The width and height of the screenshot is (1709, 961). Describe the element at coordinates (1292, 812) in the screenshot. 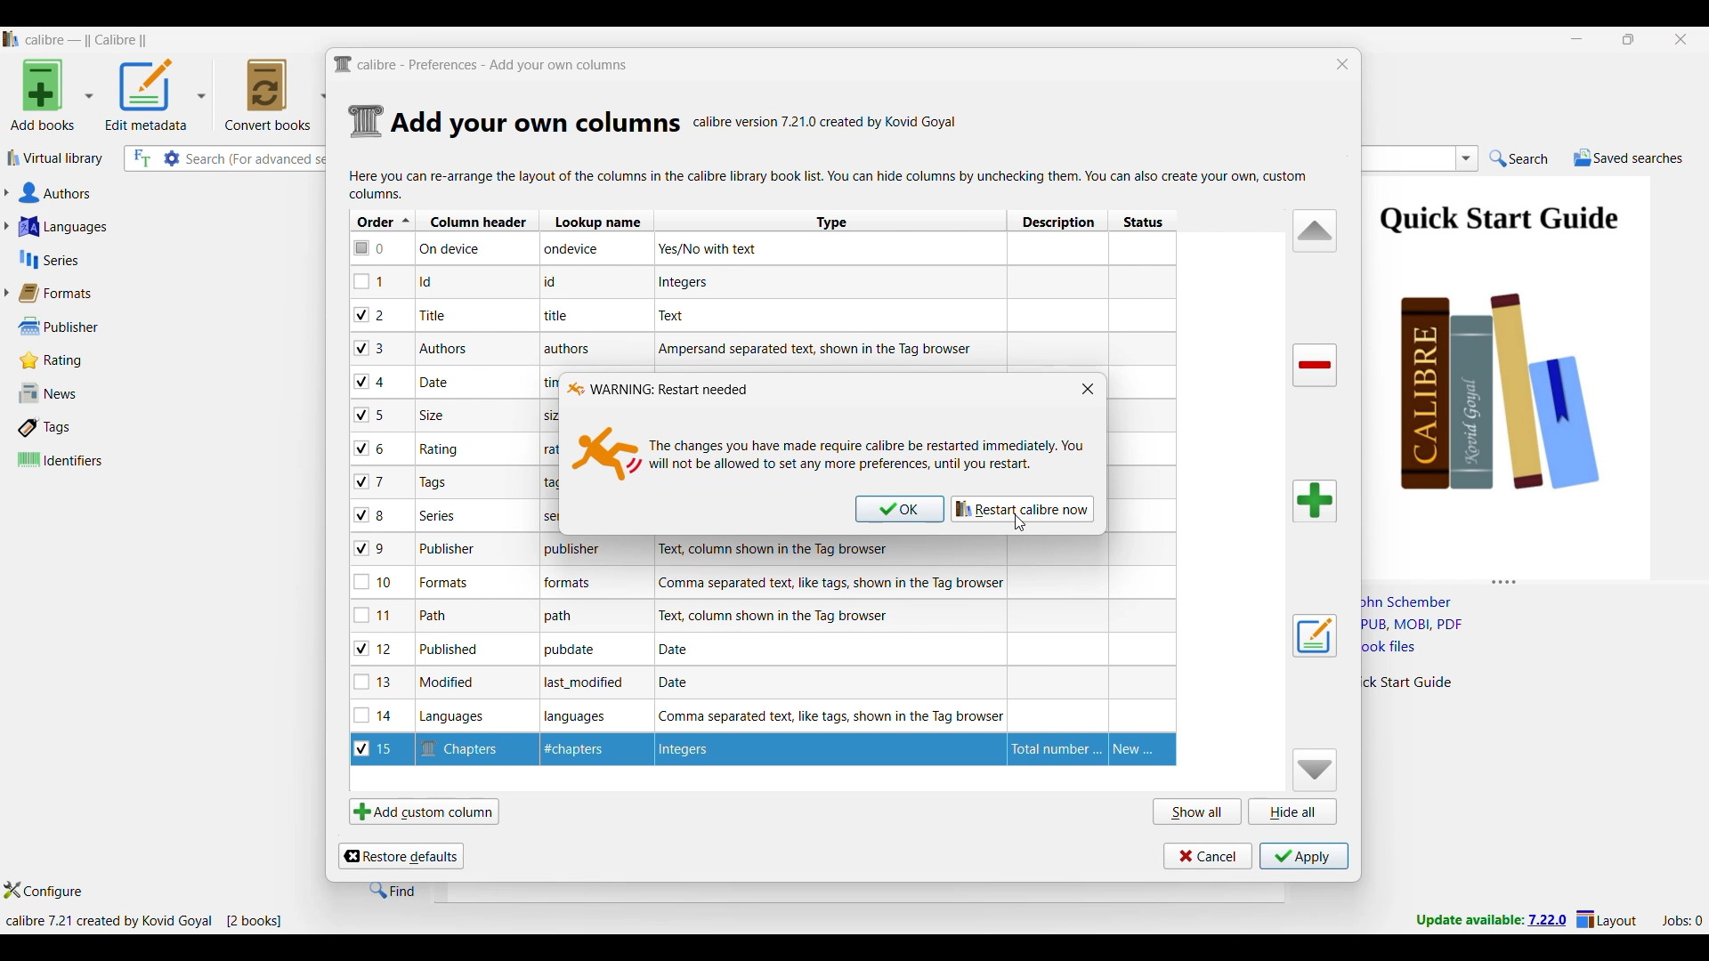

I see `Hide all` at that location.